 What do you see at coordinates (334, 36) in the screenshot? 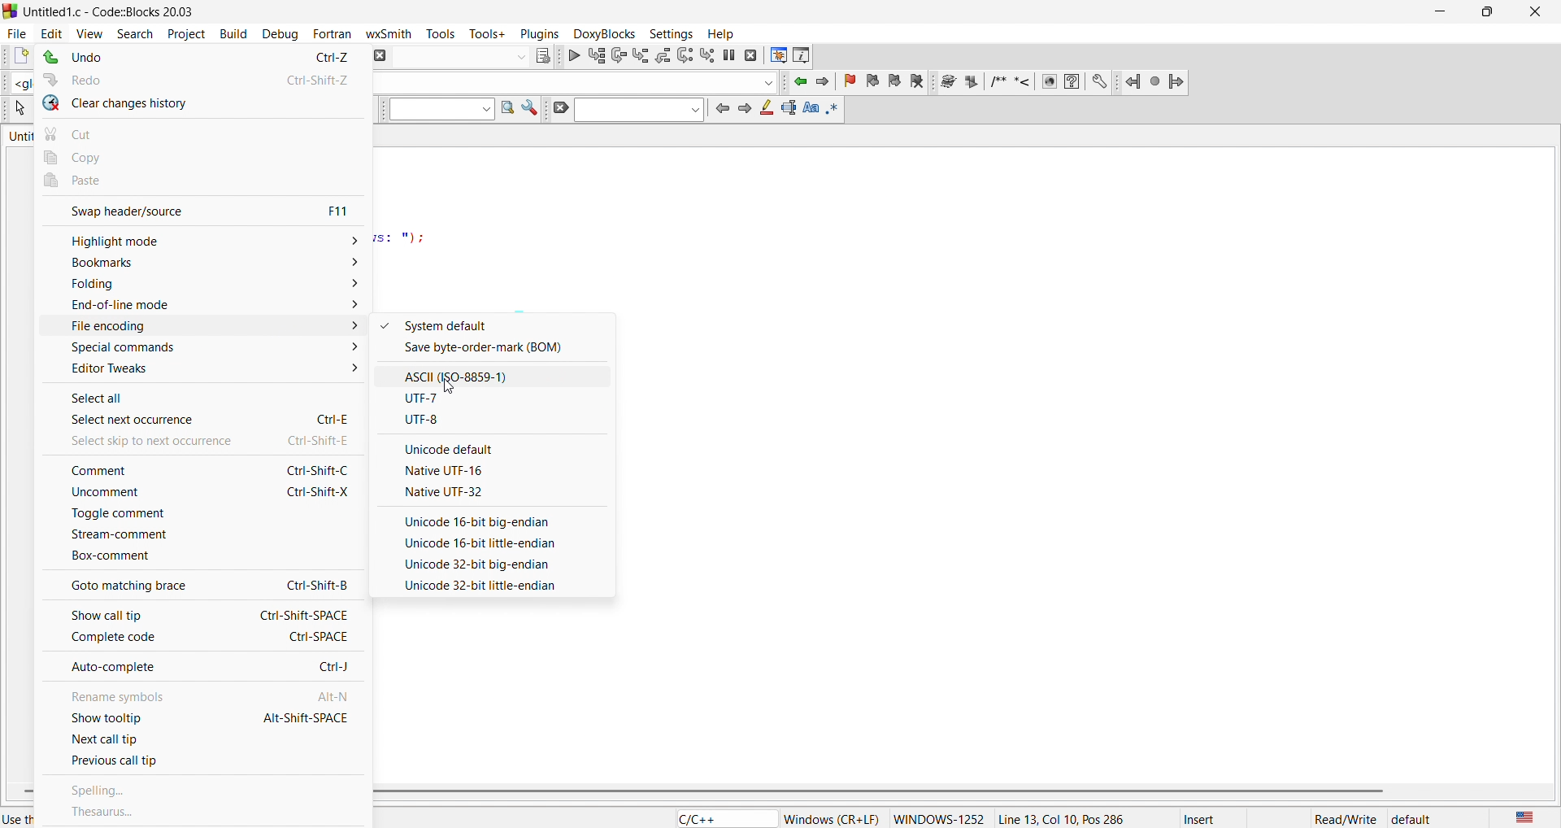
I see `fortan` at bounding box center [334, 36].